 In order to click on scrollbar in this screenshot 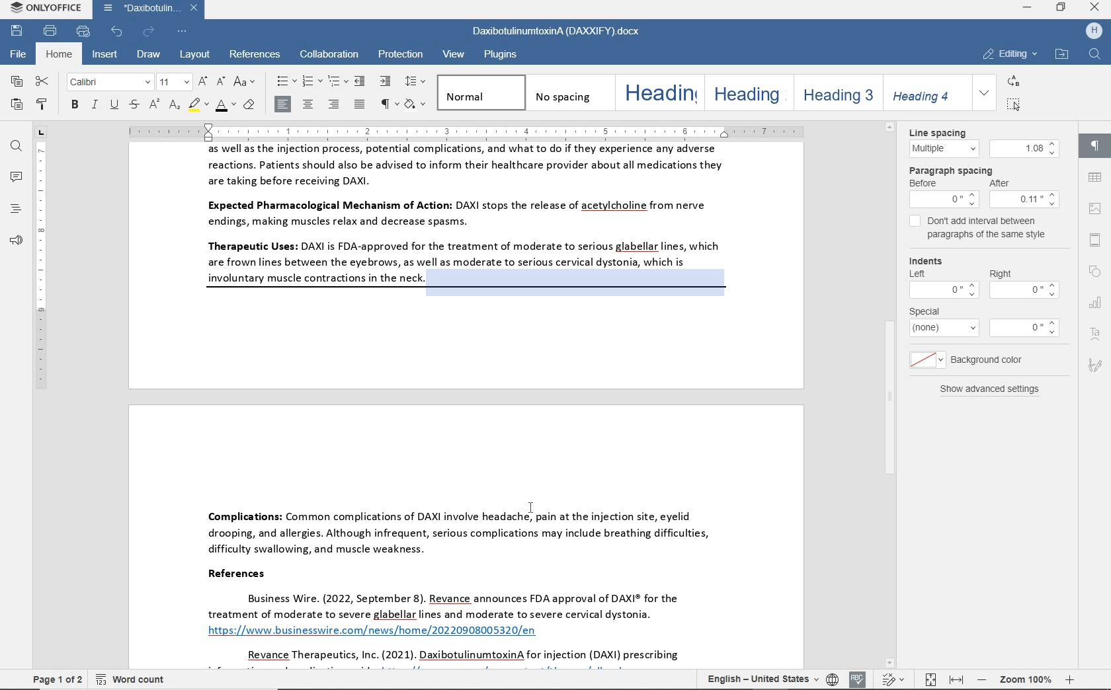, I will do `click(1071, 397)`.